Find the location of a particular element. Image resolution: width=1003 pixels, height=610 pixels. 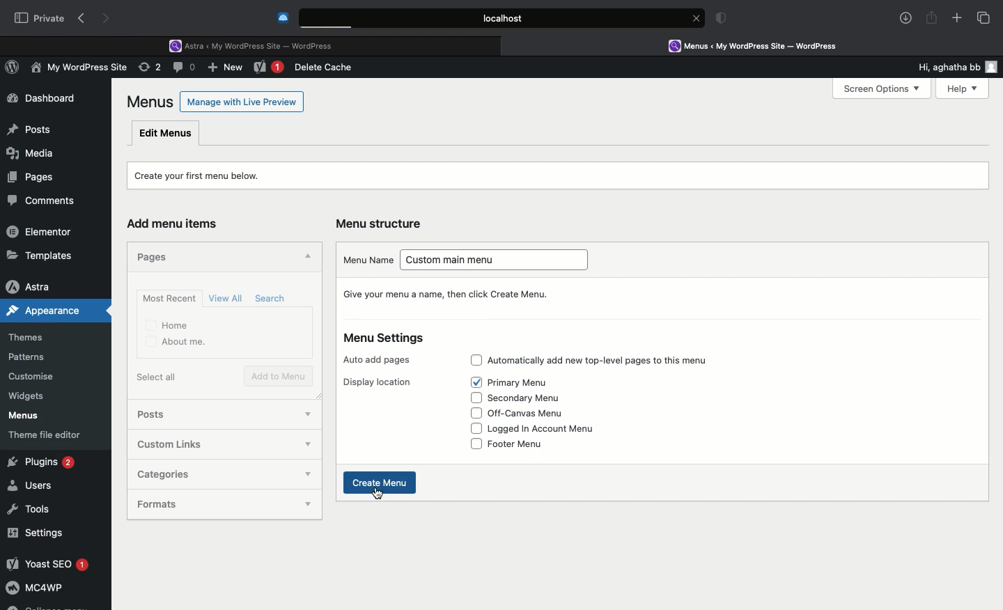

Check box is located at coordinates (474, 397).